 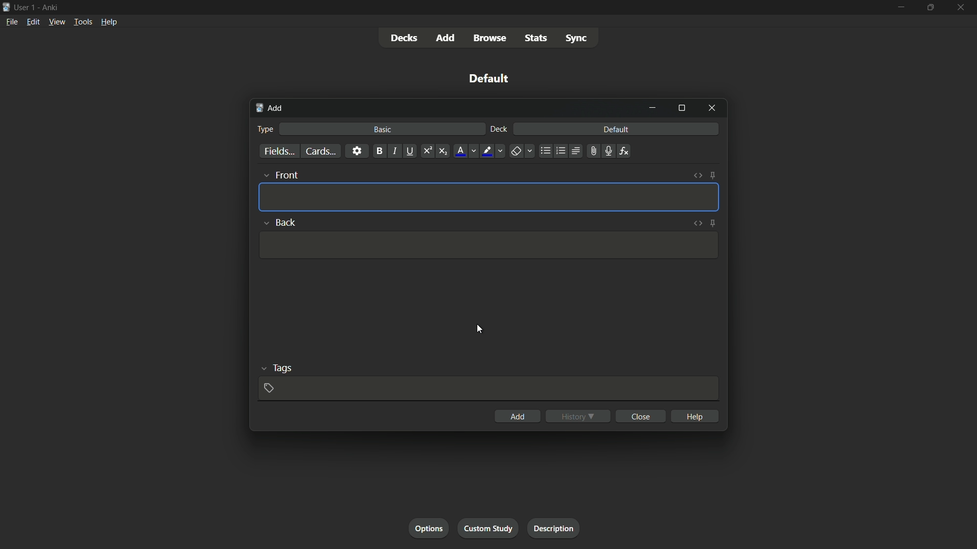 I want to click on browse, so click(x=490, y=38).